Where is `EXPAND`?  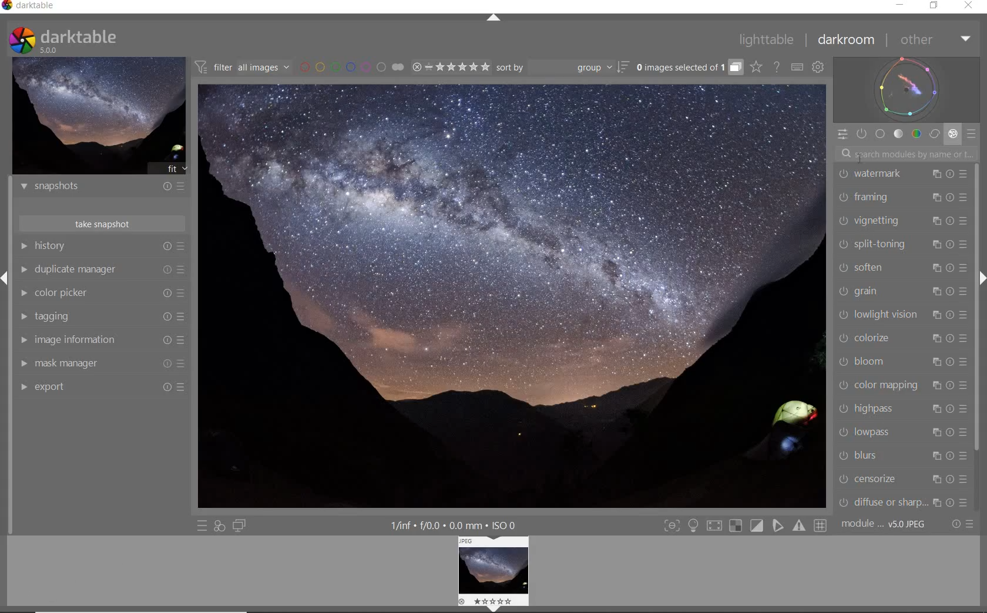
EXPAND is located at coordinates (6, 277).